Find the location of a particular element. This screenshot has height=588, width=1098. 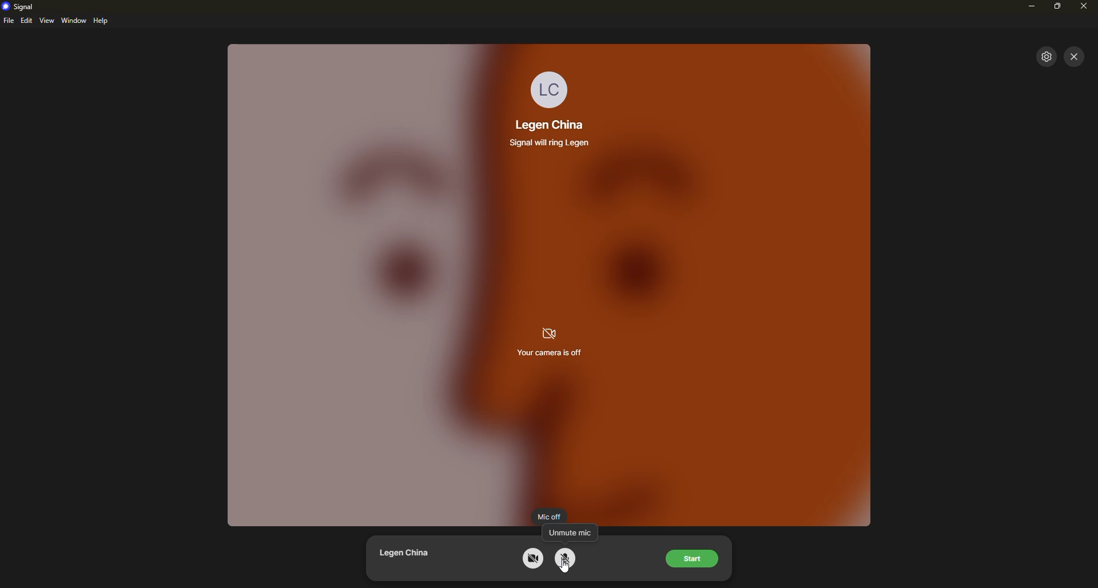

signal is located at coordinates (23, 7).